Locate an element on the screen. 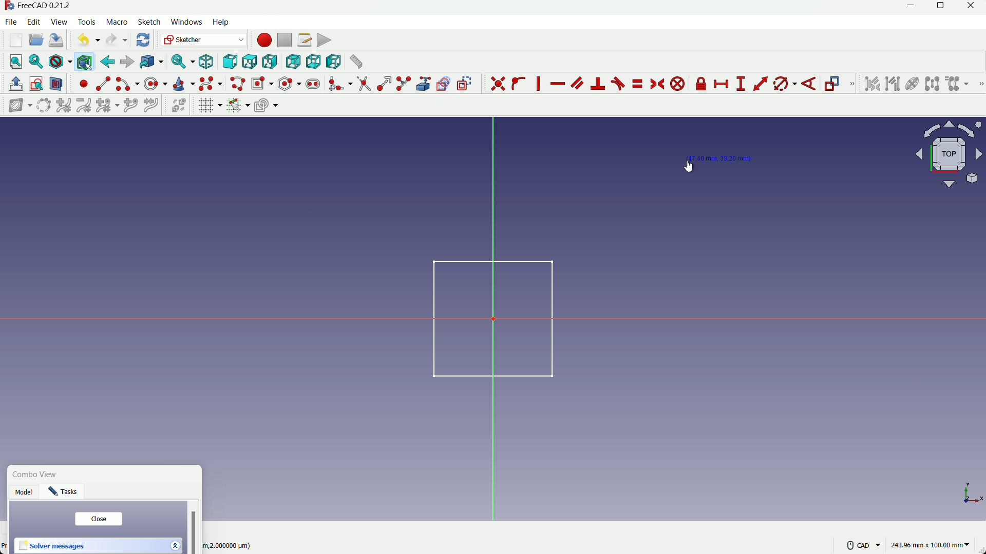 Image resolution: width=986 pixels, height=554 pixels. select fit is located at coordinates (35, 62).